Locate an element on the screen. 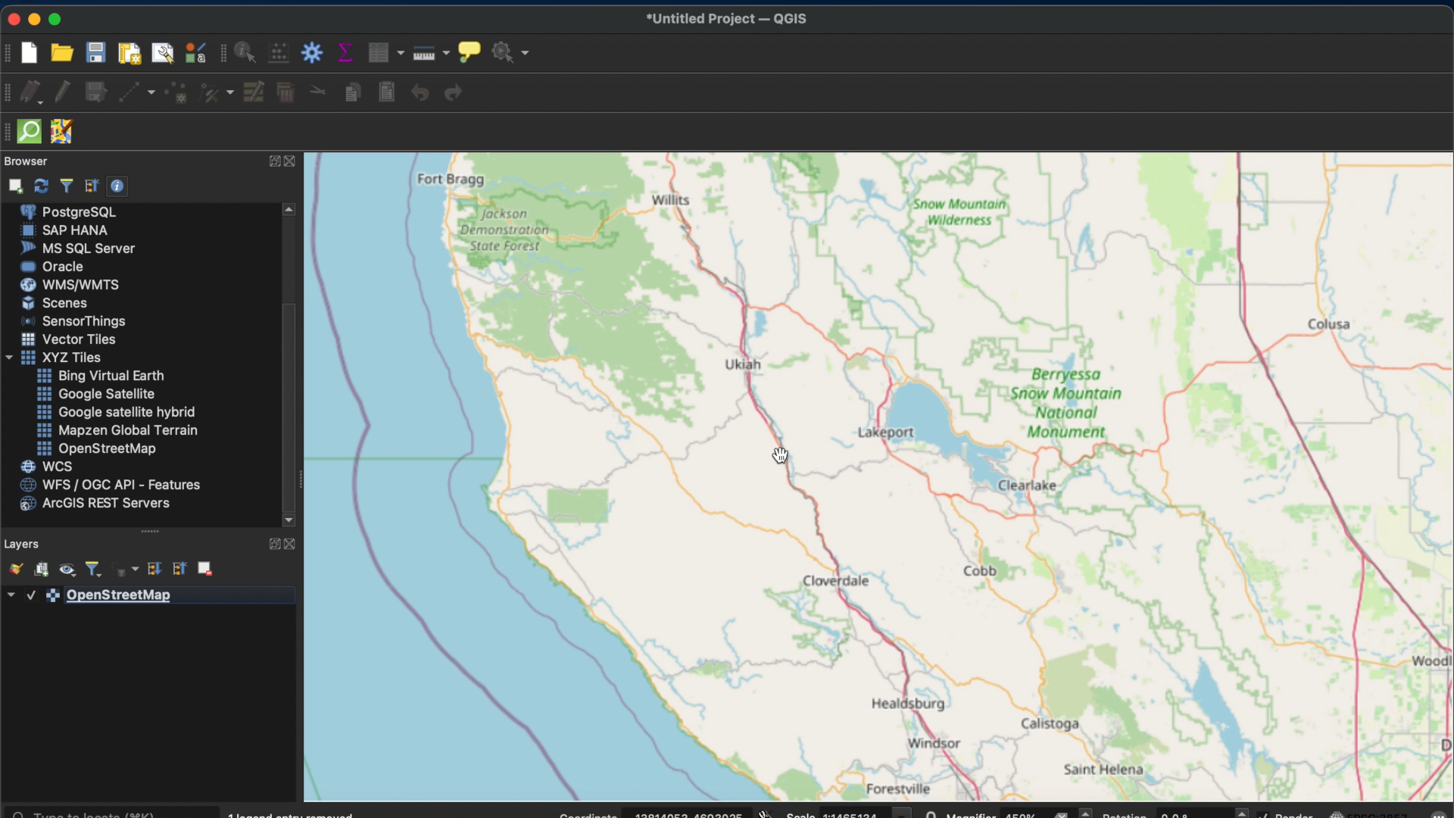 This screenshot has height=818, width=1454. openstreetmap is located at coordinates (90, 596).